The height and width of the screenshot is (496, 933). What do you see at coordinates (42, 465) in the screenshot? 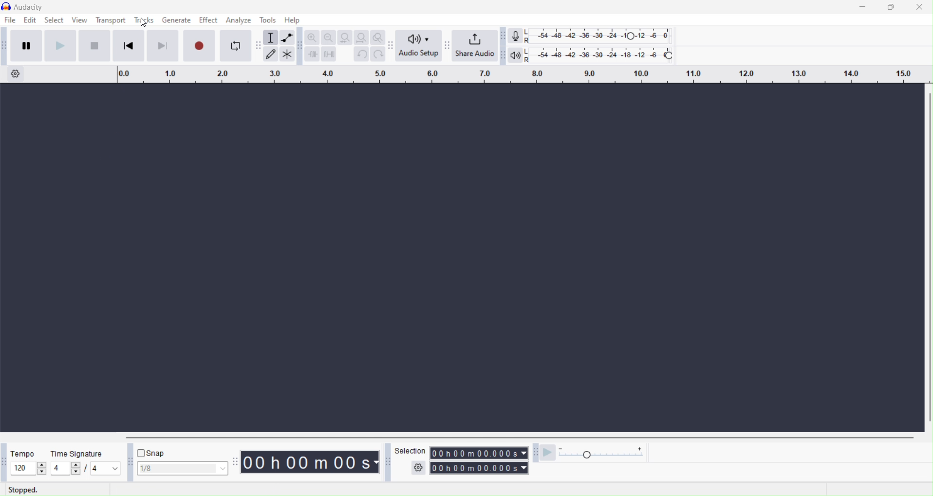
I see `increase tempo` at bounding box center [42, 465].